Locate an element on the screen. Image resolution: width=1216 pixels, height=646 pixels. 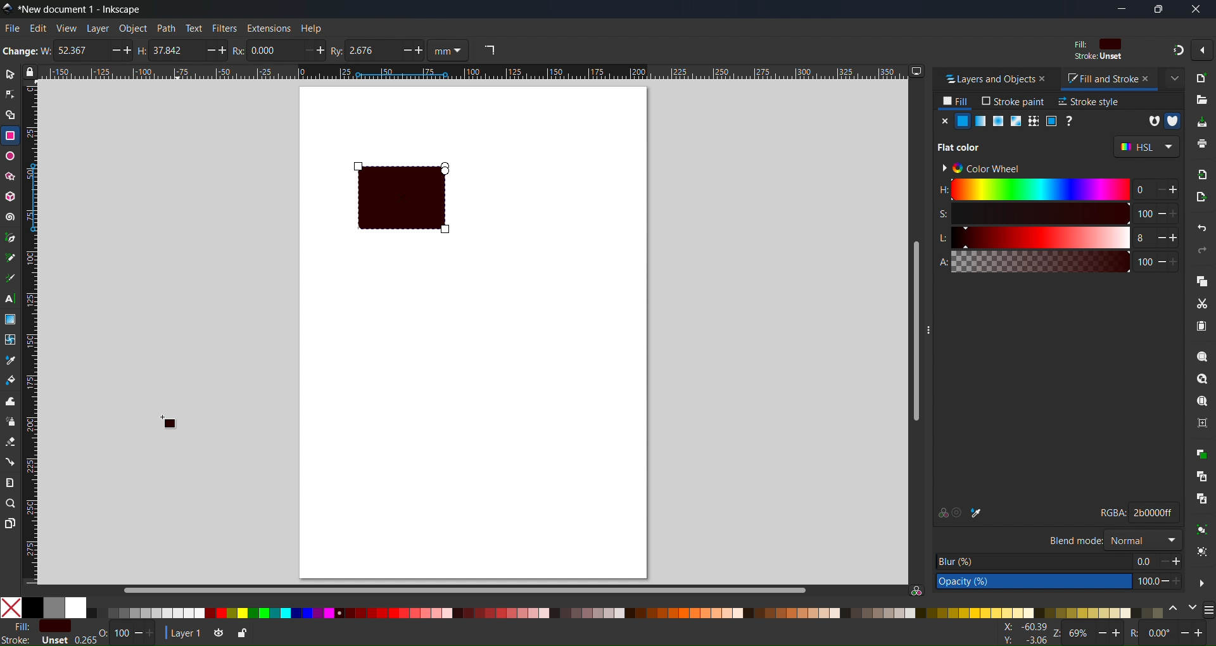
New is located at coordinates (1201, 77).